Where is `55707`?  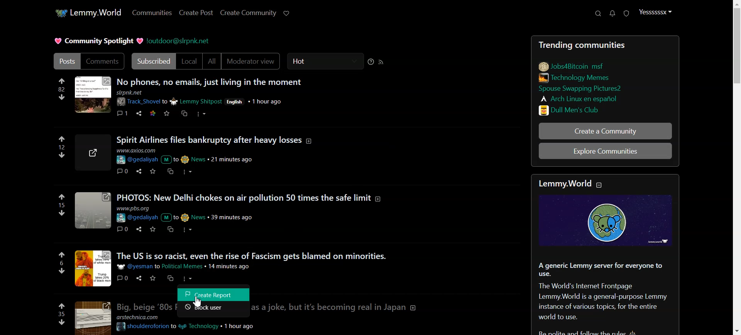
55707 is located at coordinates (63, 154).